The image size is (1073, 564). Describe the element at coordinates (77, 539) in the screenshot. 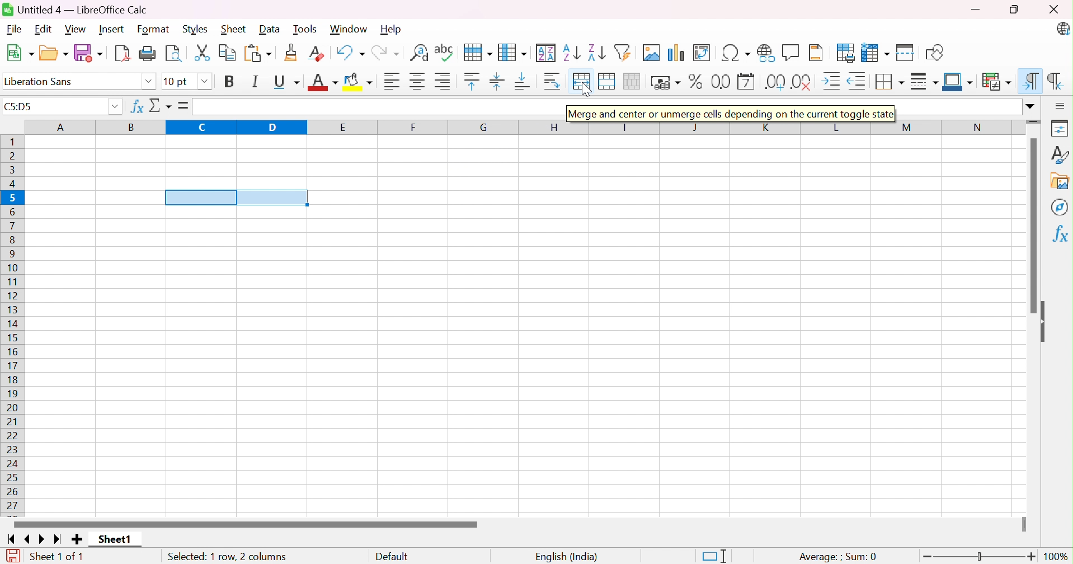

I see `Add new sheet` at that location.